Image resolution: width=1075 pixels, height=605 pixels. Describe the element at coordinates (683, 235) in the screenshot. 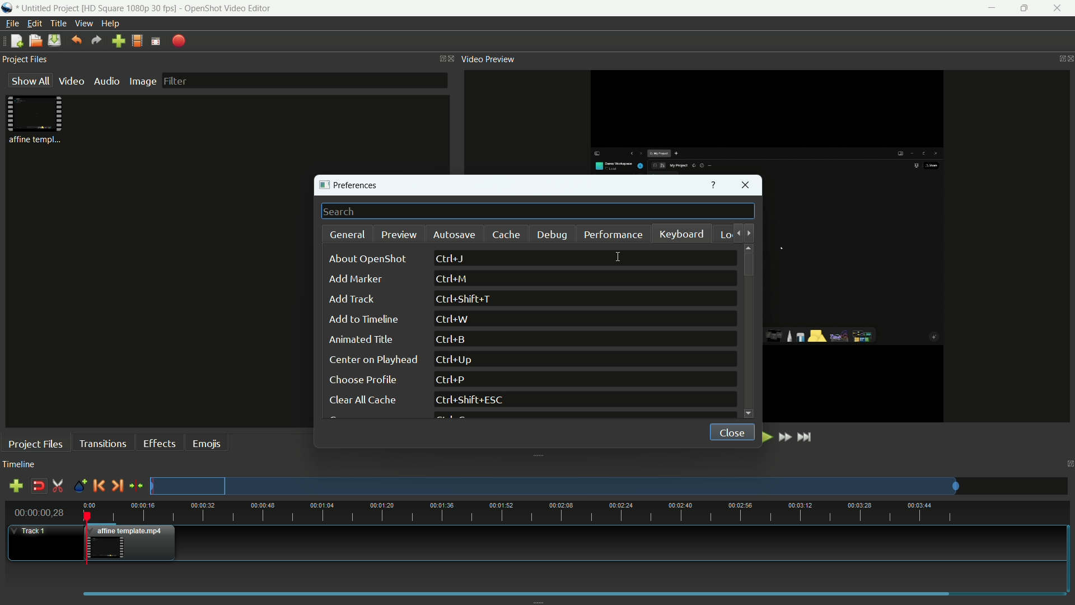

I see `keyboard` at that location.